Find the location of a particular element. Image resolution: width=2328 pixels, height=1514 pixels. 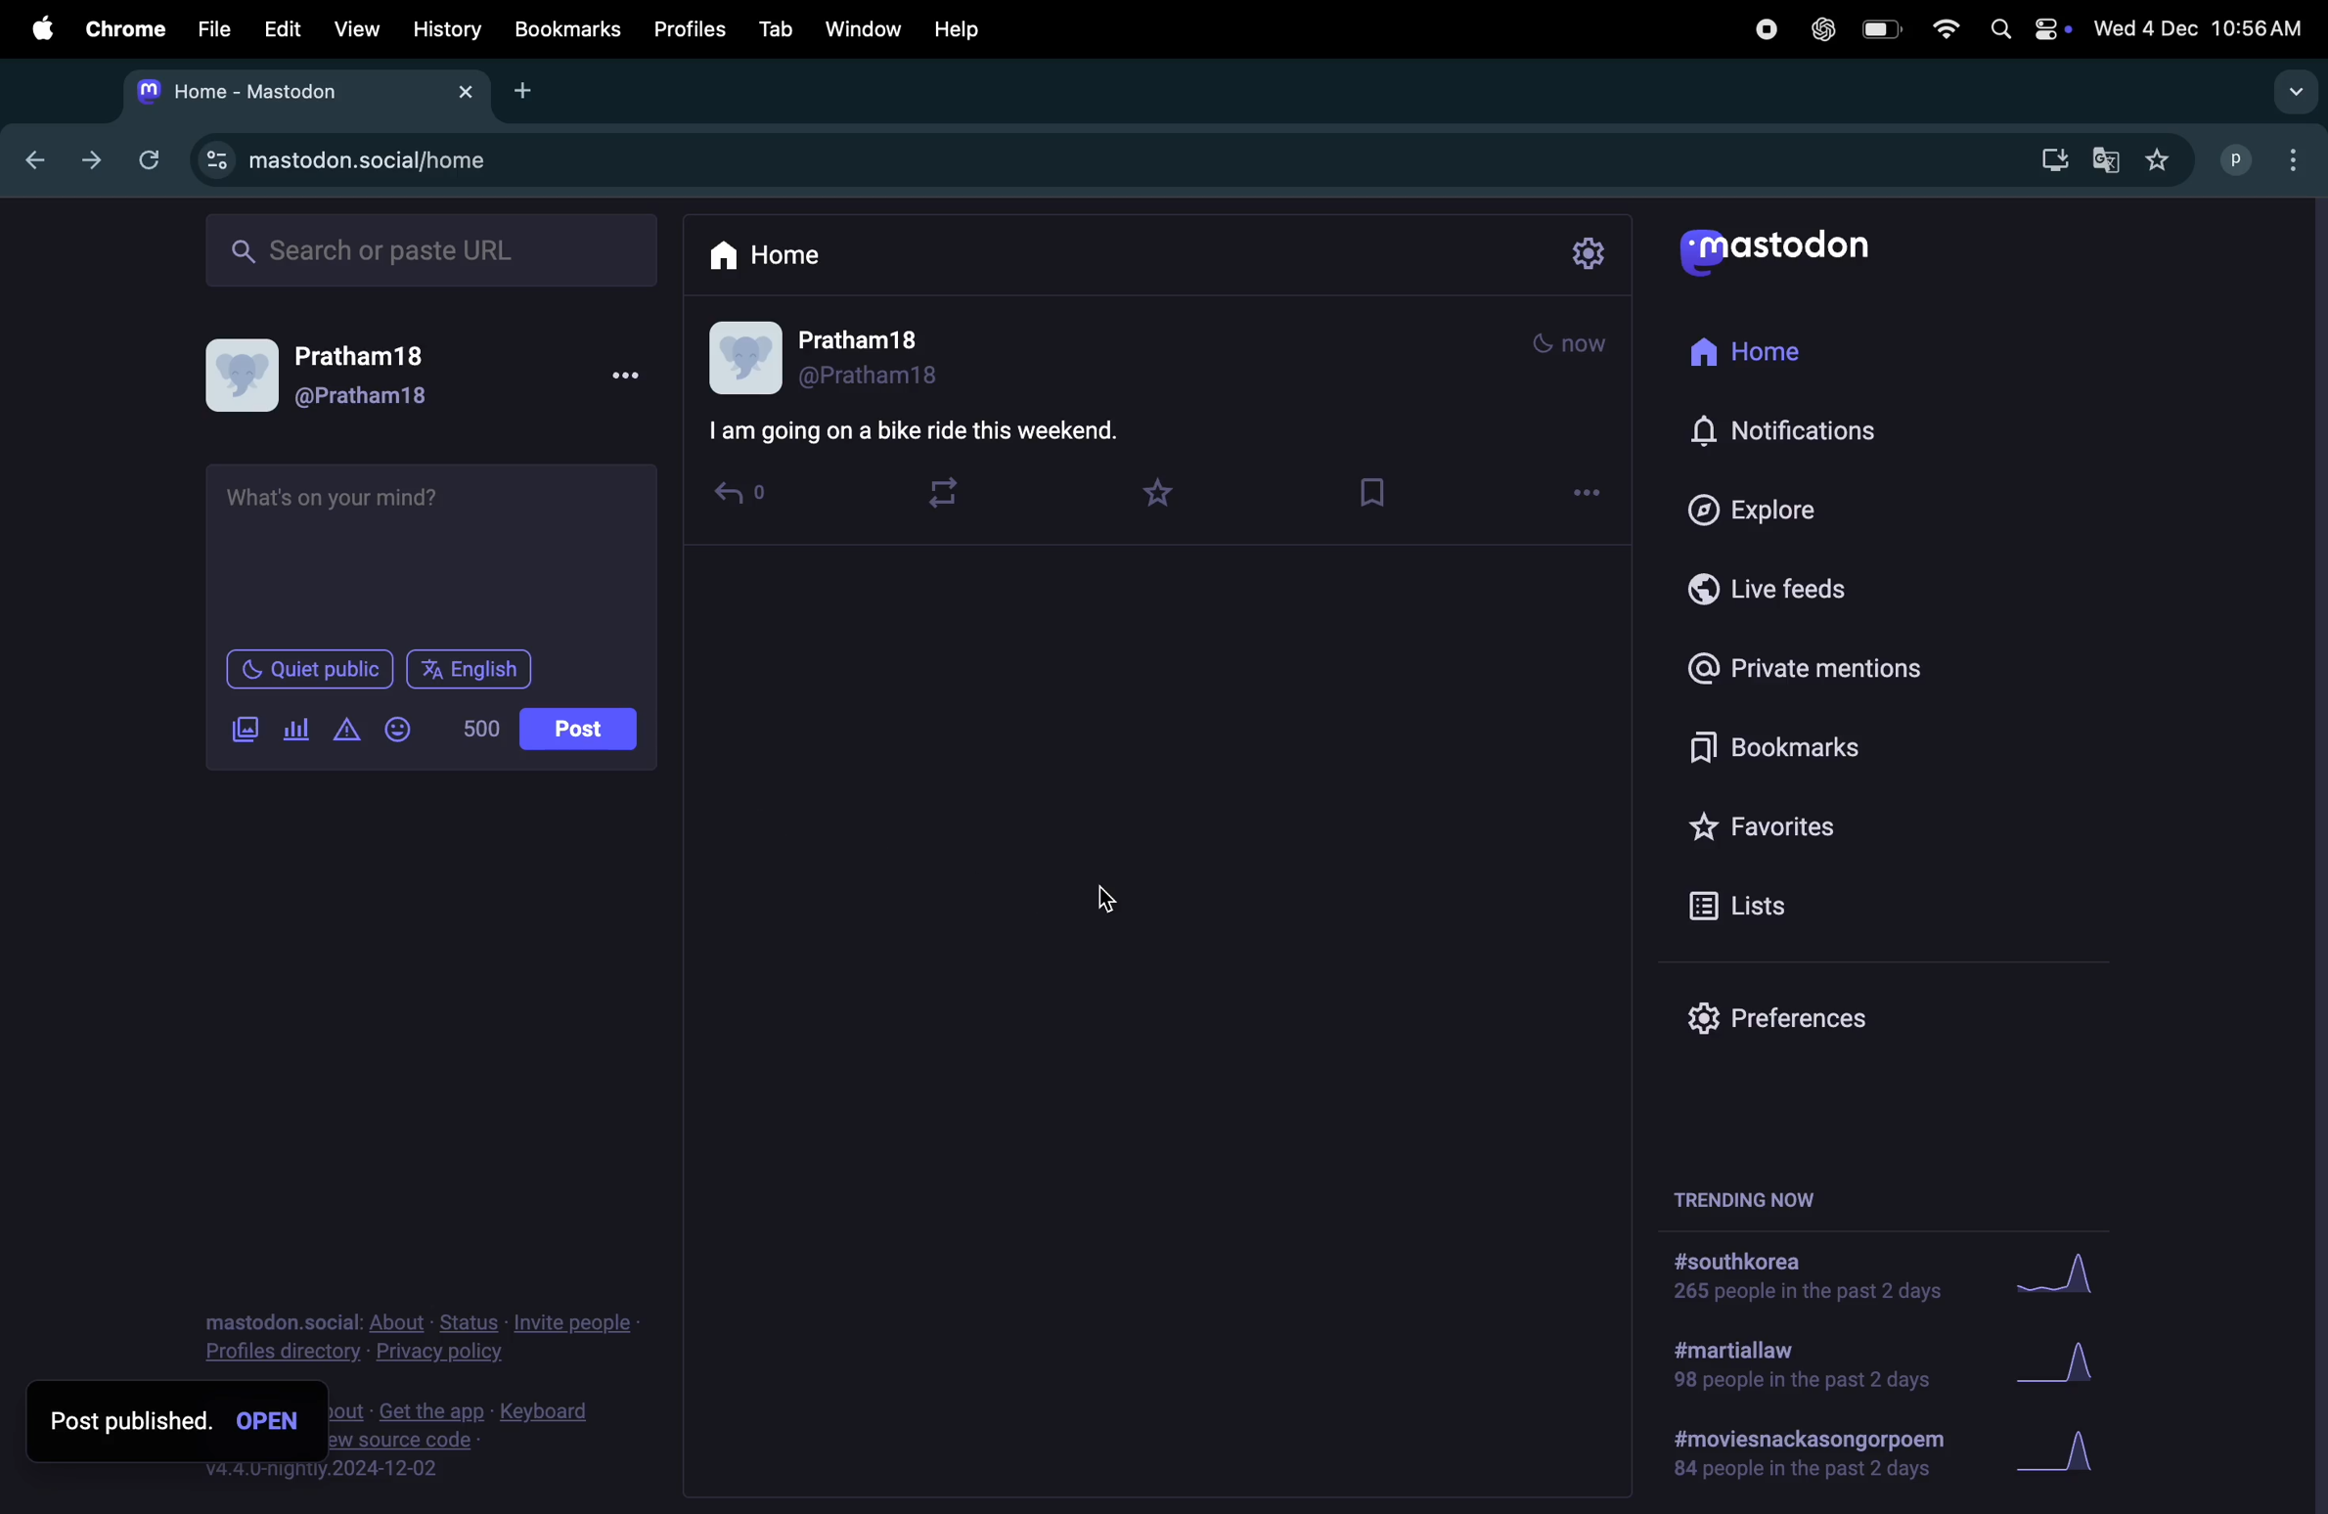

date and time is located at coordinates (2201, 24).